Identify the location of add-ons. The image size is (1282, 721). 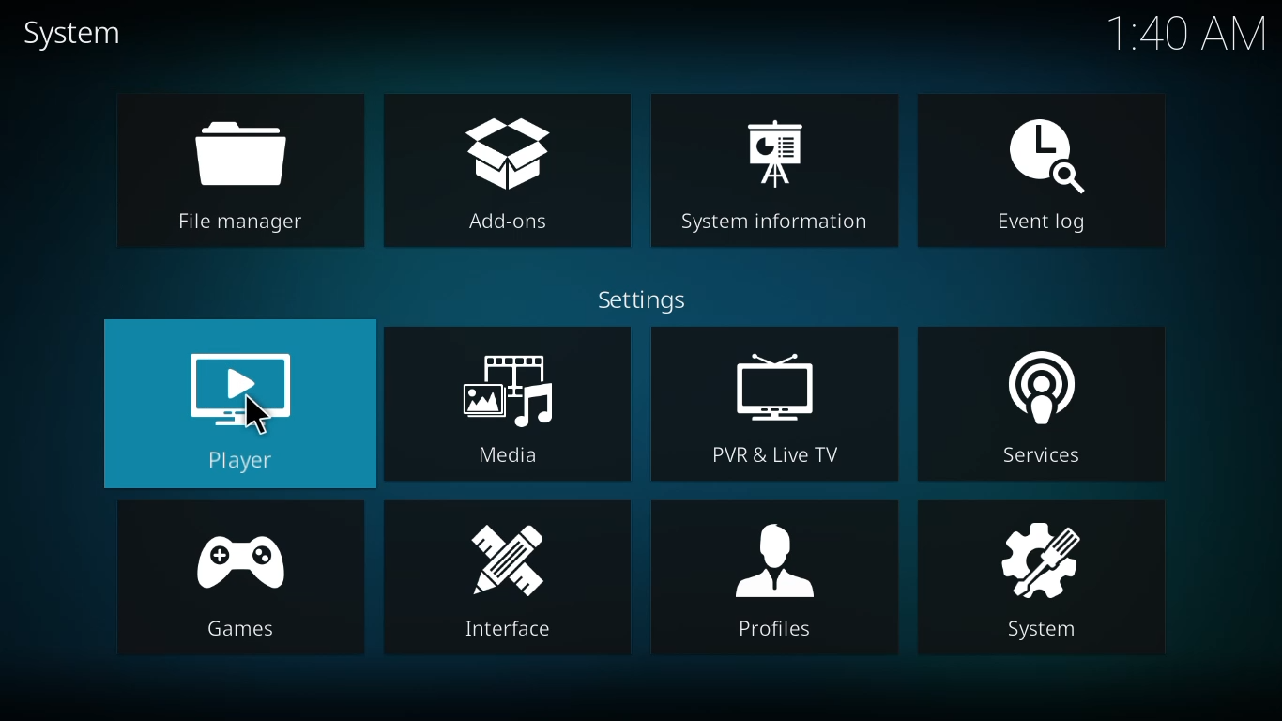
(511, 173).